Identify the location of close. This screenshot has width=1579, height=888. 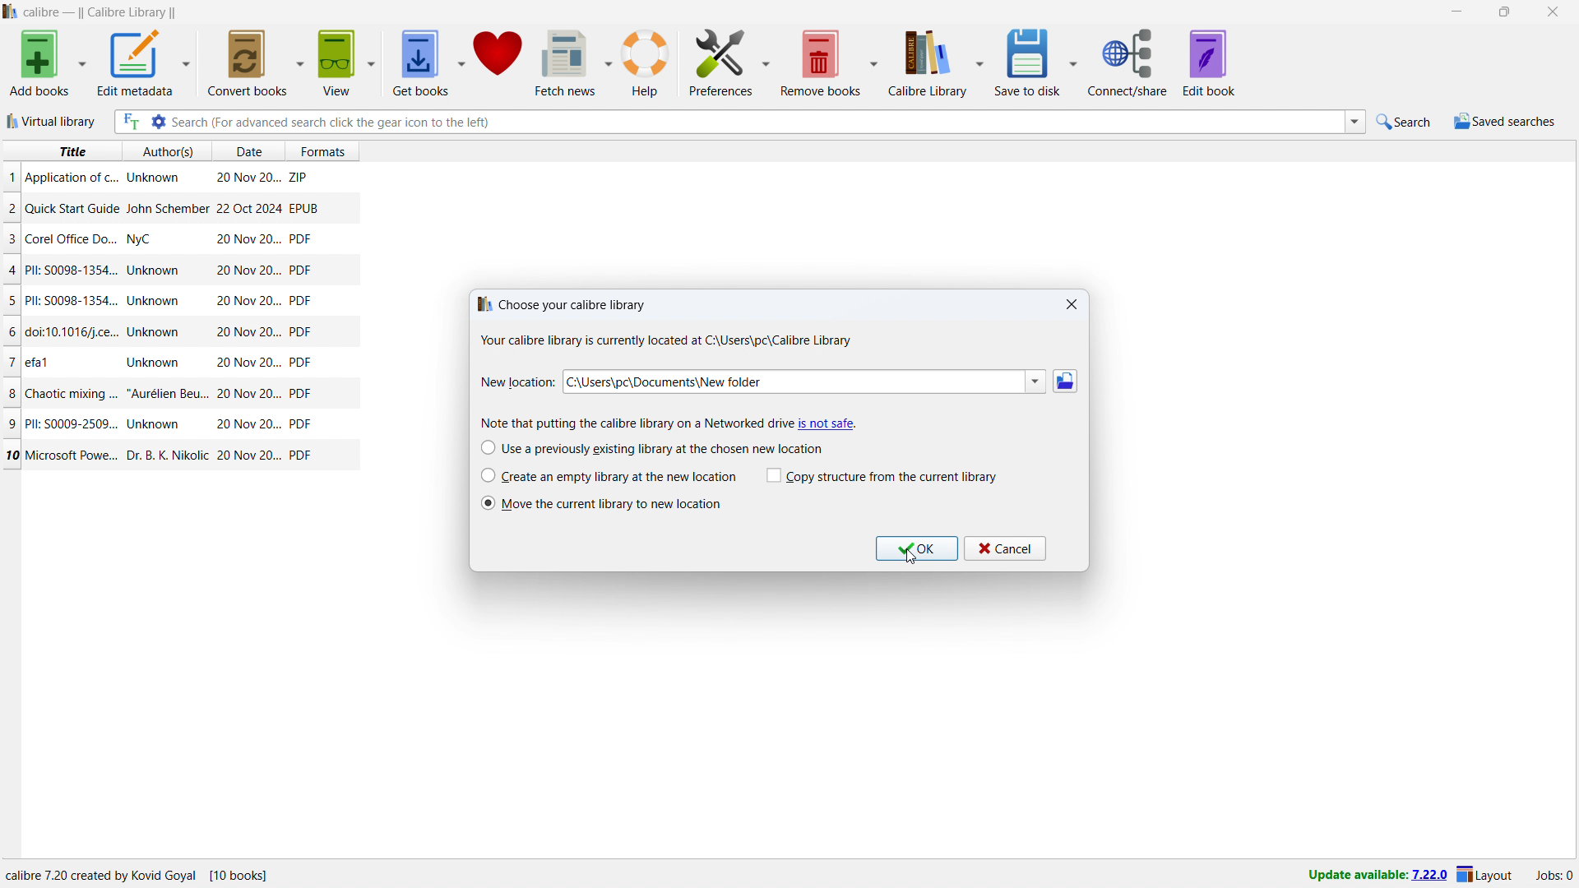
(1553, 12).